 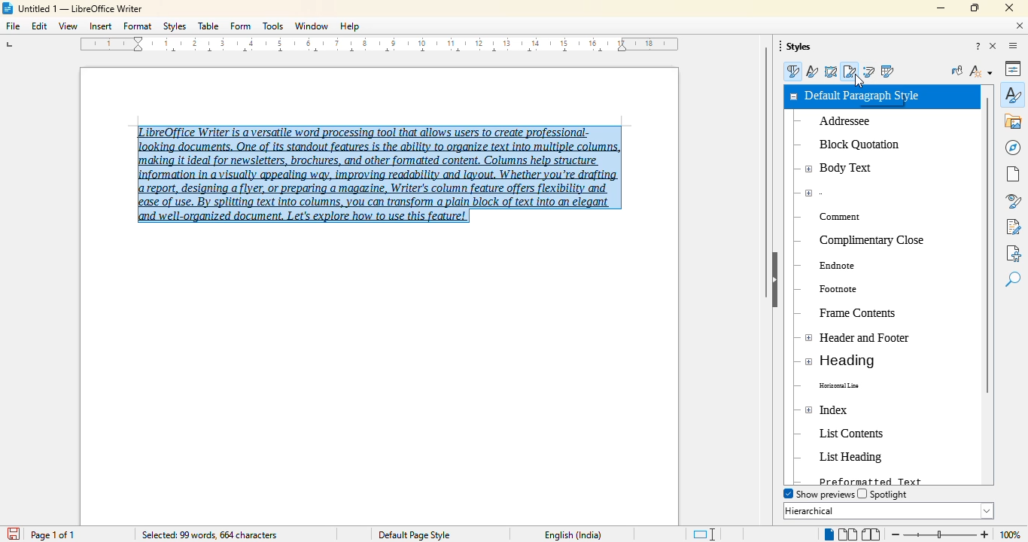 I want to click on edit, so click(x=40, y=26).